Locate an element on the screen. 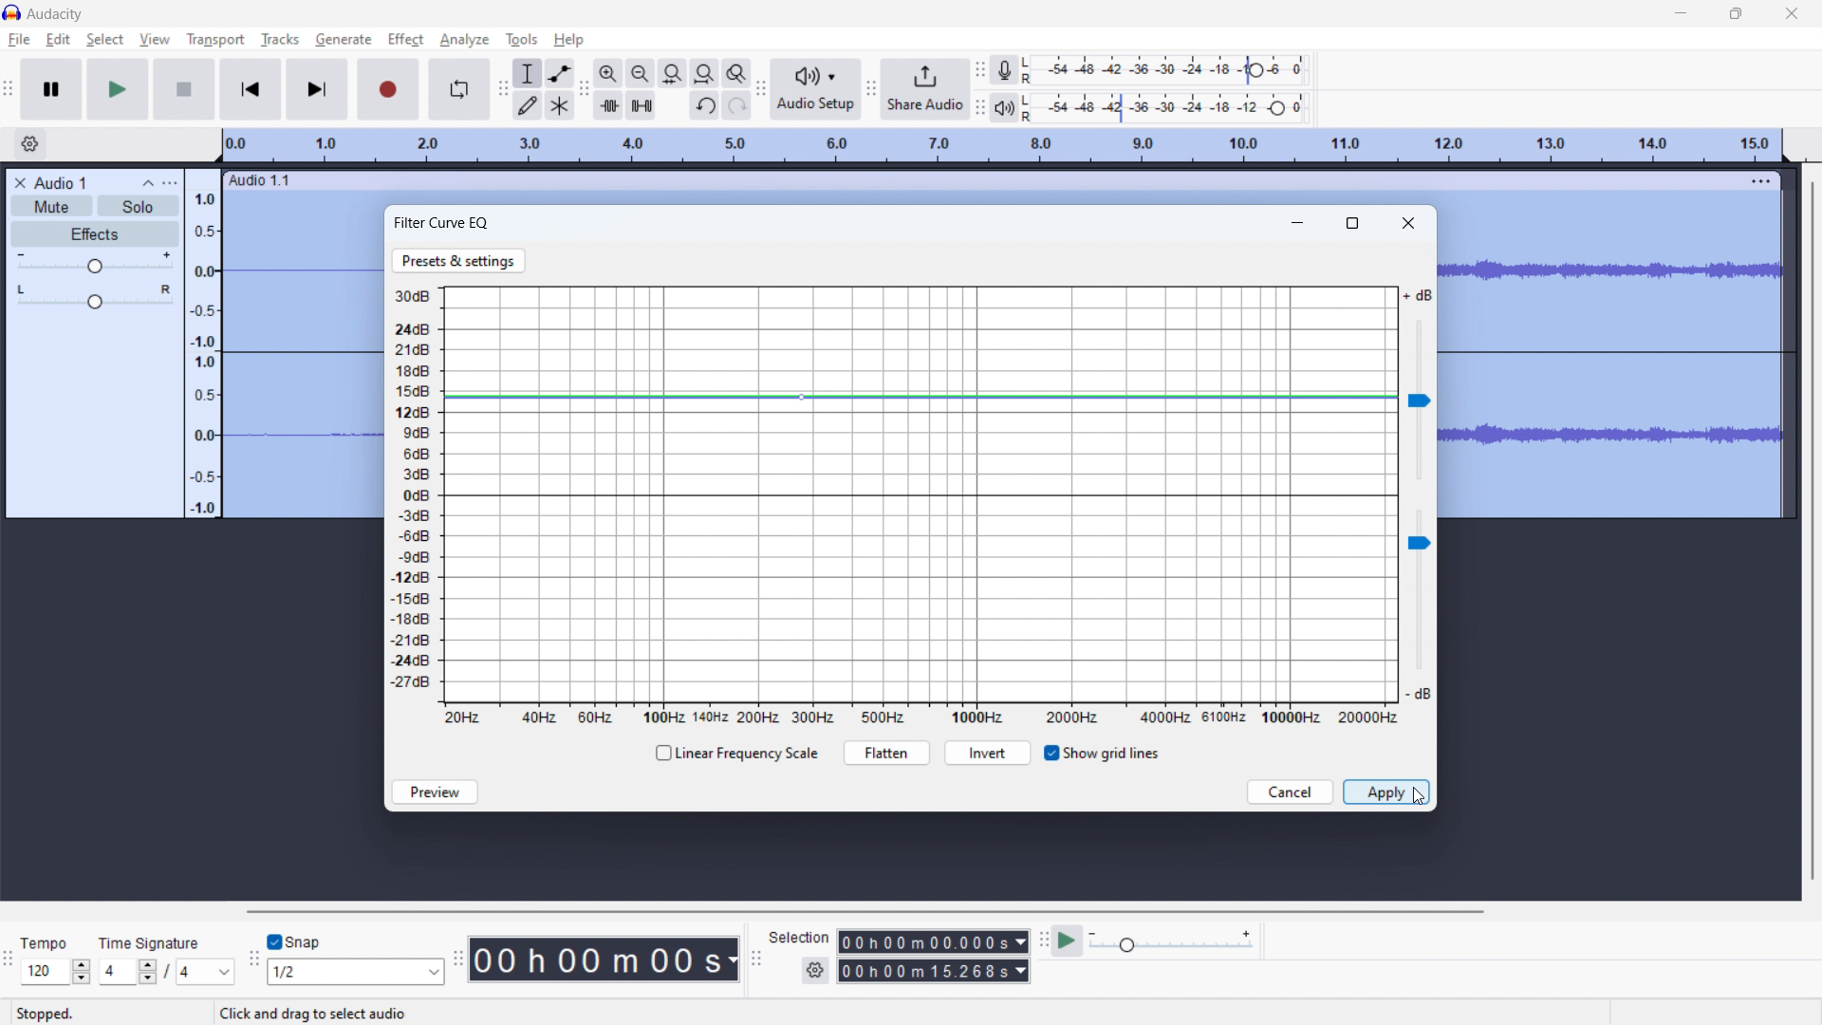 This screenshot has height=1025, width=1822. enable looping is located at coordinates (459, 89).